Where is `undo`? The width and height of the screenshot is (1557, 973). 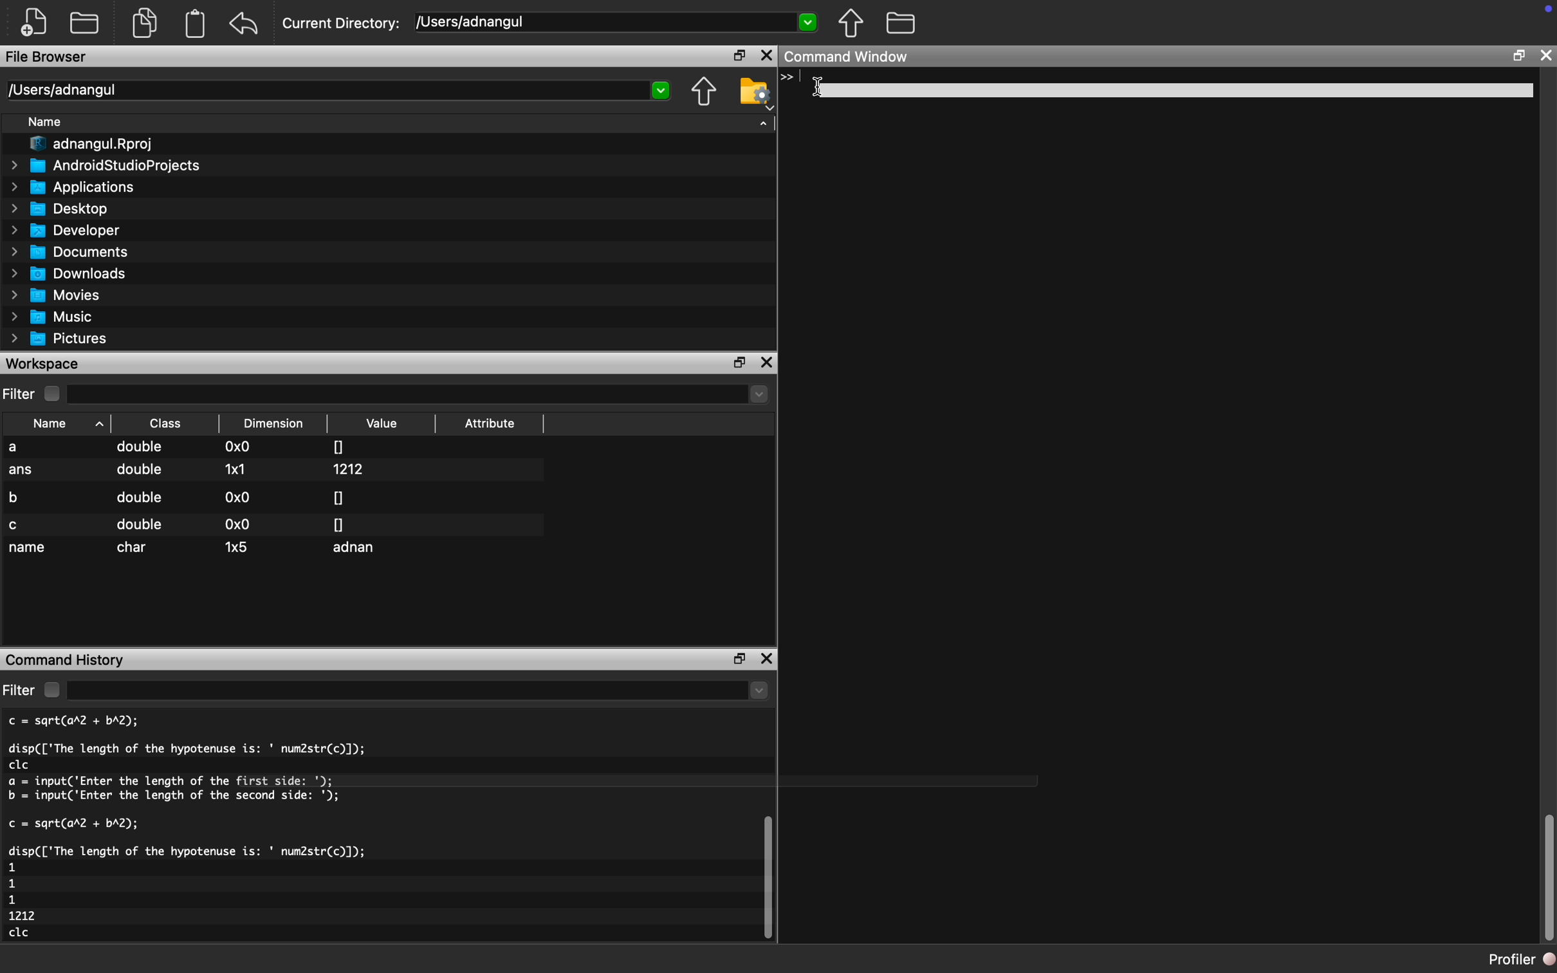
undo is located at coordinates (244, 24).